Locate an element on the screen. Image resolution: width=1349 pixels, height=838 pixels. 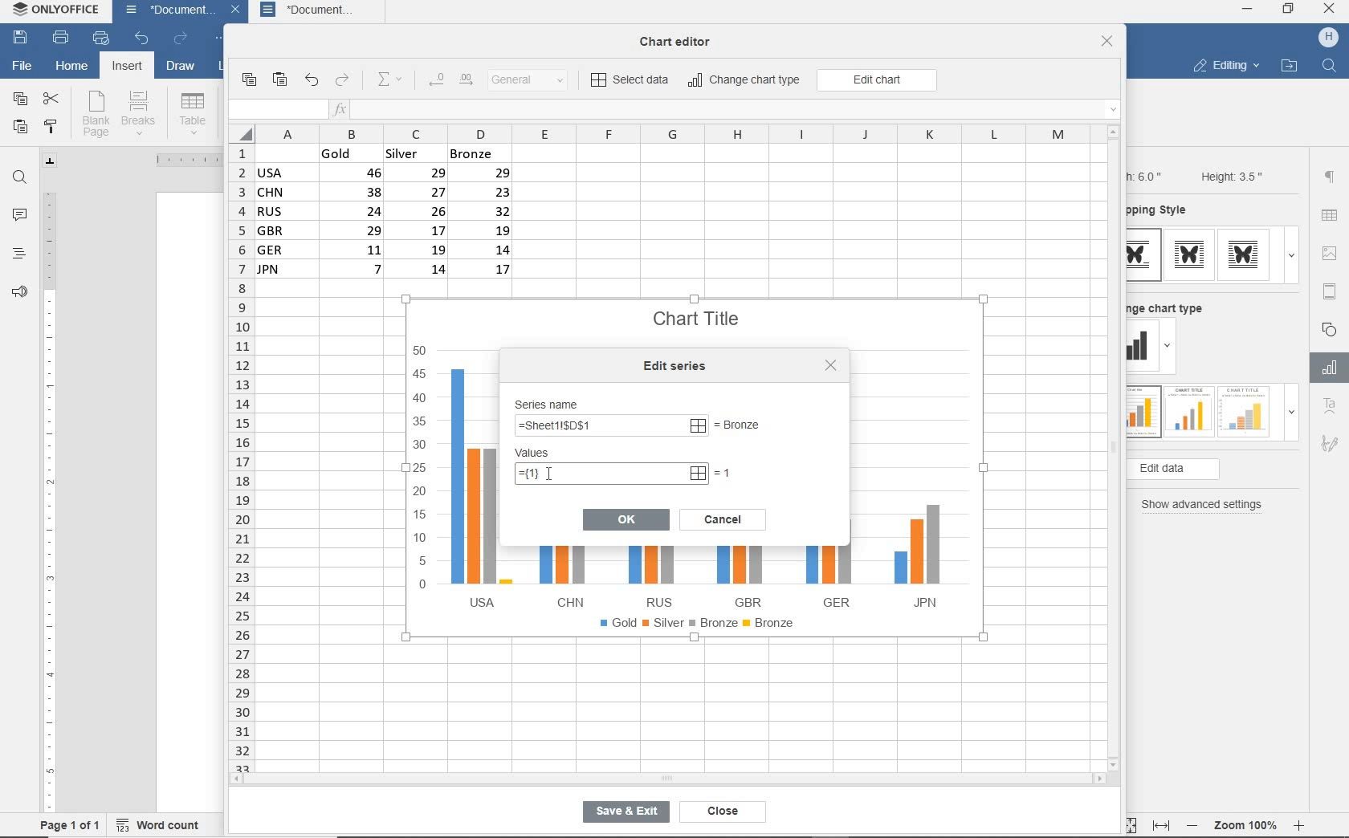
save is located at coordinates (21, 39).